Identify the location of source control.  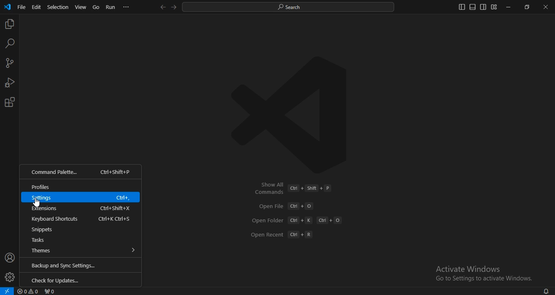
(9, 64).